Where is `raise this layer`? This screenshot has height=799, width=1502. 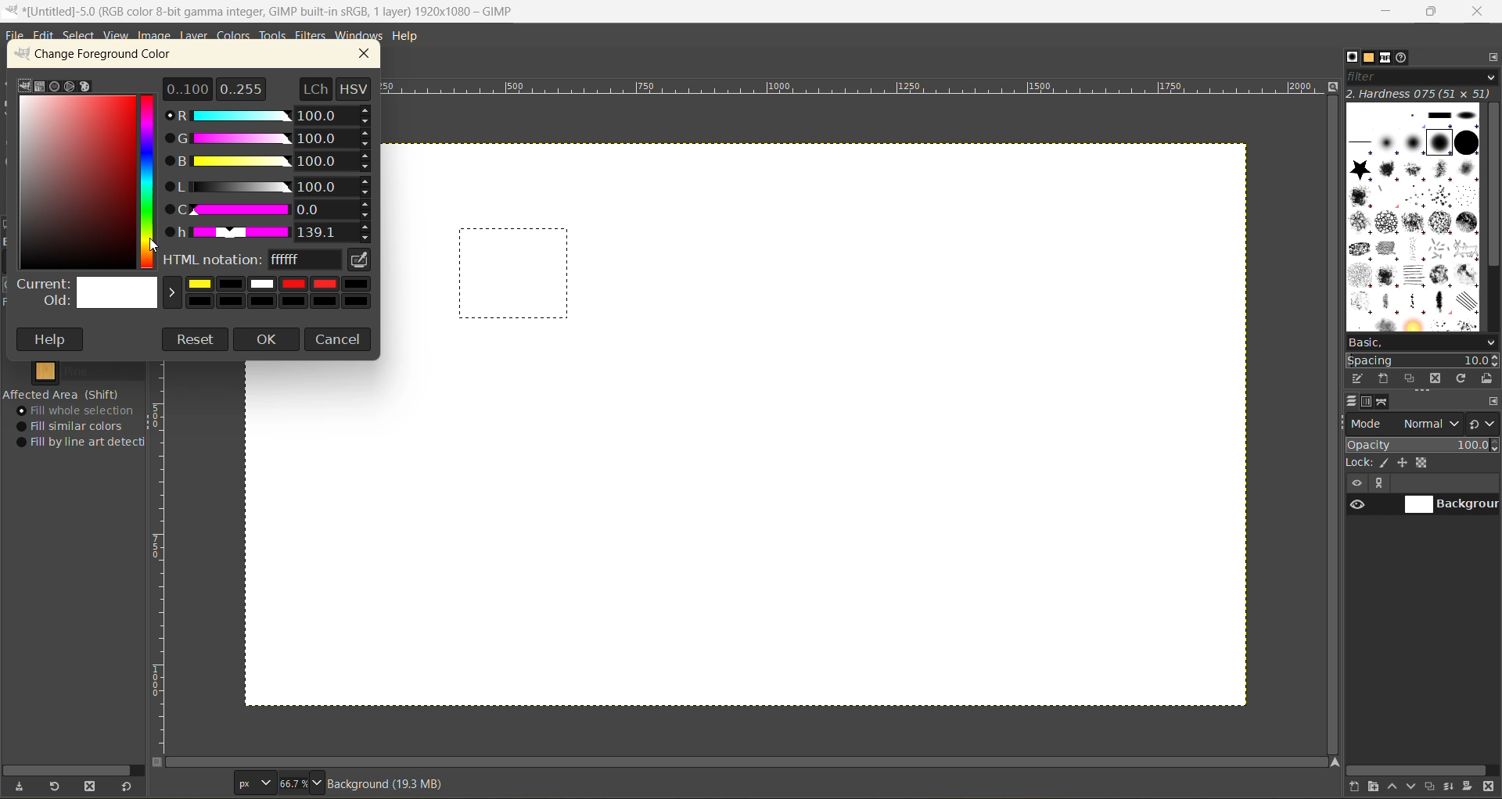
raise this layer is located at coordinates (1396, 788).